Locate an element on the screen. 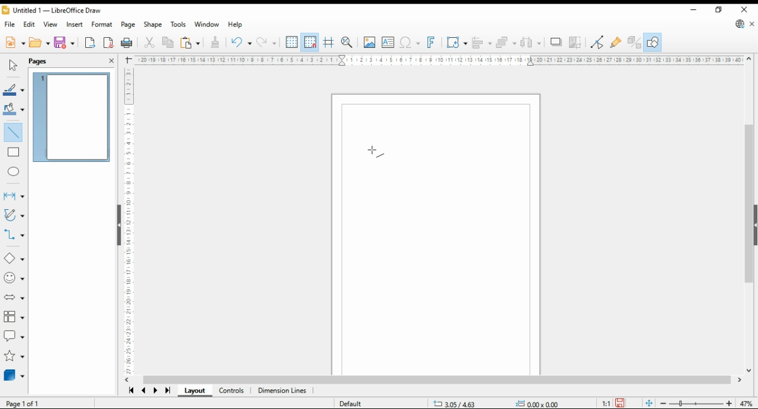  crop is located at coordinates (576, 42).